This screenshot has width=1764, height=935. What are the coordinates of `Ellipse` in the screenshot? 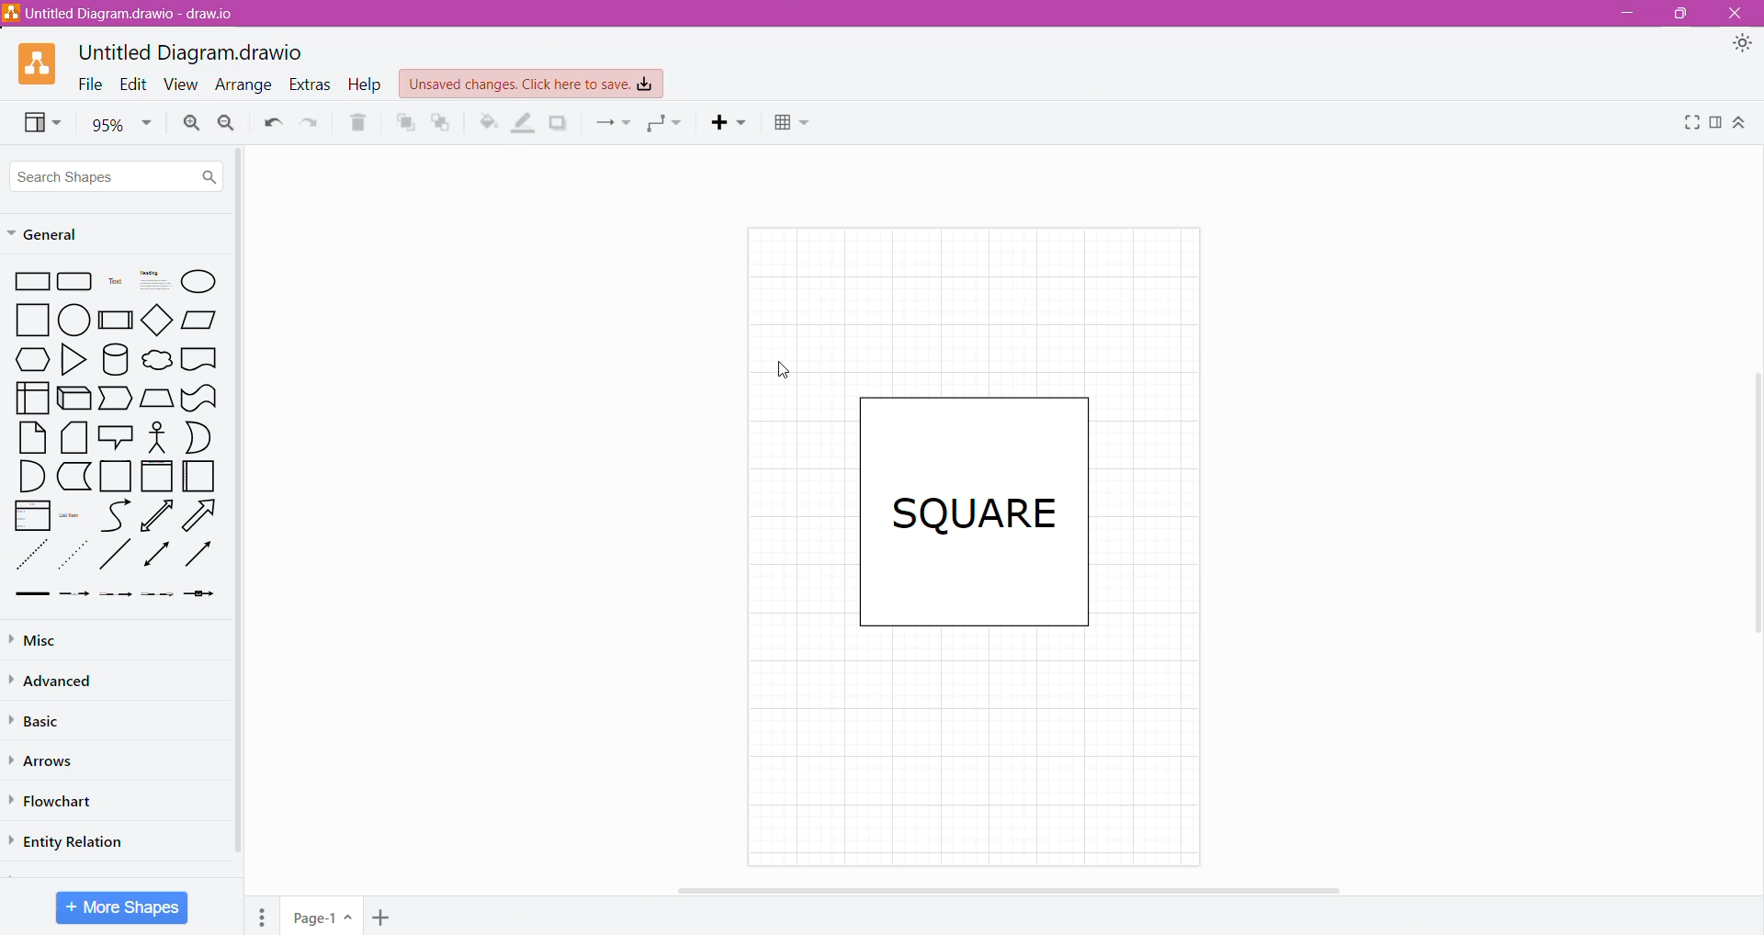 It's located at (200, 282).